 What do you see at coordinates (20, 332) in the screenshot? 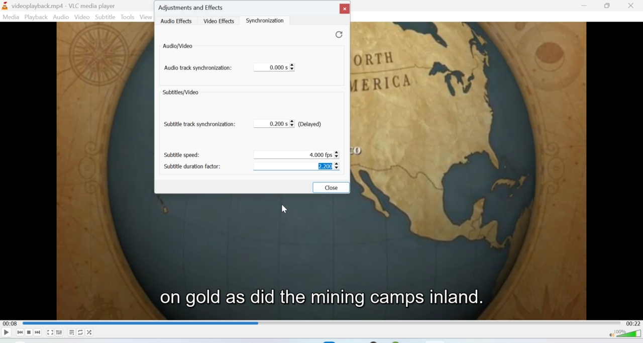
I see `Seek backwards` at bounding box center [20, 332].